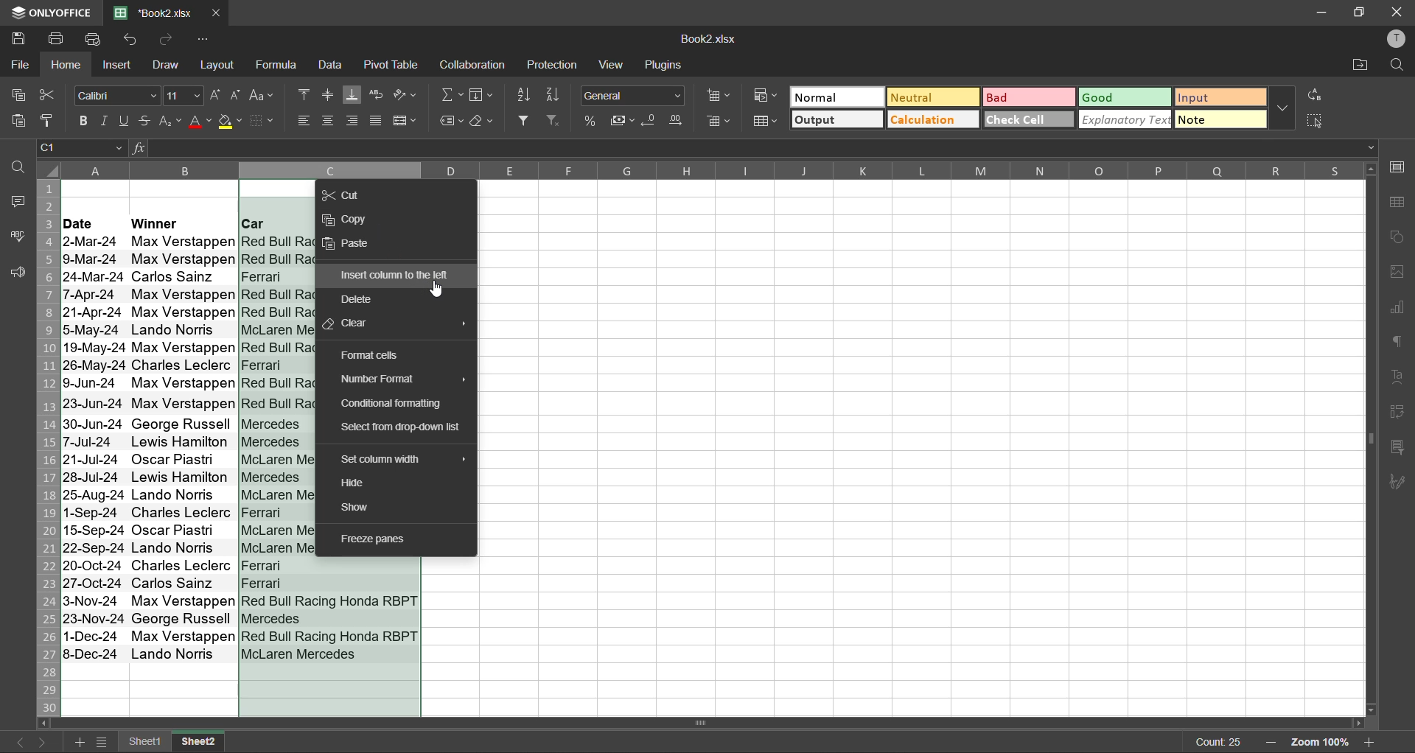  I want to click on maximize, so click(1359, 13).